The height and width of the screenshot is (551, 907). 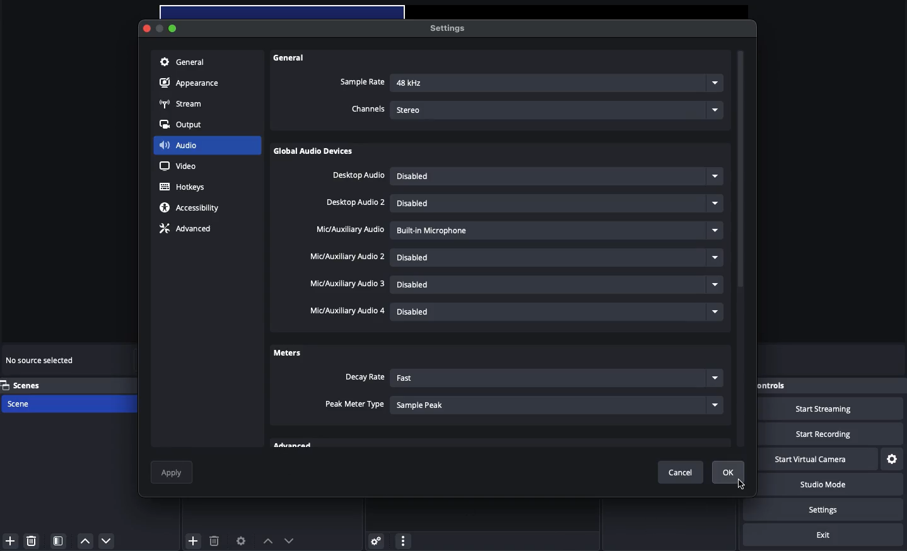 What do you see at coordinates (362, 82) in the screenshot?
I see `Sample rate` at bounding box center [362, 82].